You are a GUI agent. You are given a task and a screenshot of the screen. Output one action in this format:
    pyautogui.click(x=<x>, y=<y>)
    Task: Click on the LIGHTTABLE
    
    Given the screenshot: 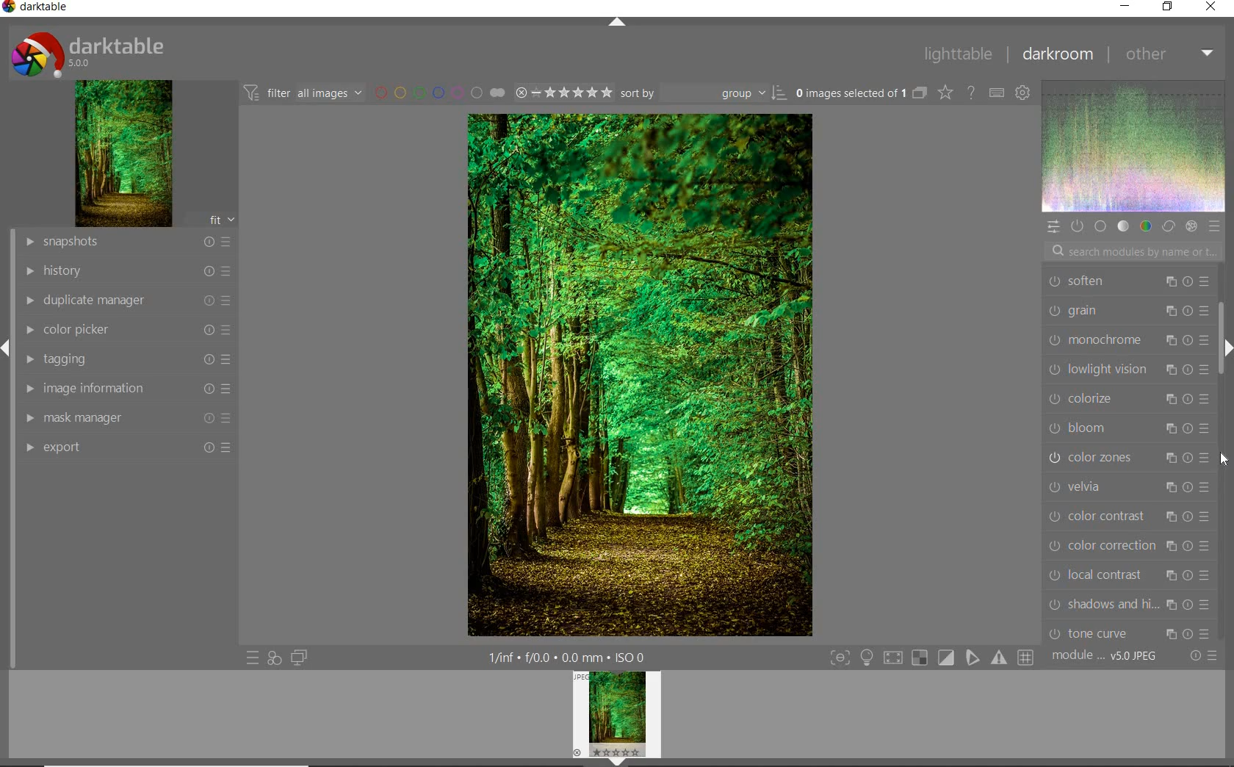 What is the action you would take?
    pyautogui.click(x=959, y=54)
    